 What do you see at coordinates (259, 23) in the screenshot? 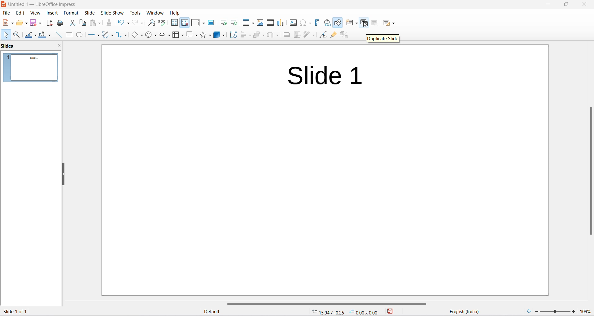
I see `insert images` at bounding box center [259, 23].